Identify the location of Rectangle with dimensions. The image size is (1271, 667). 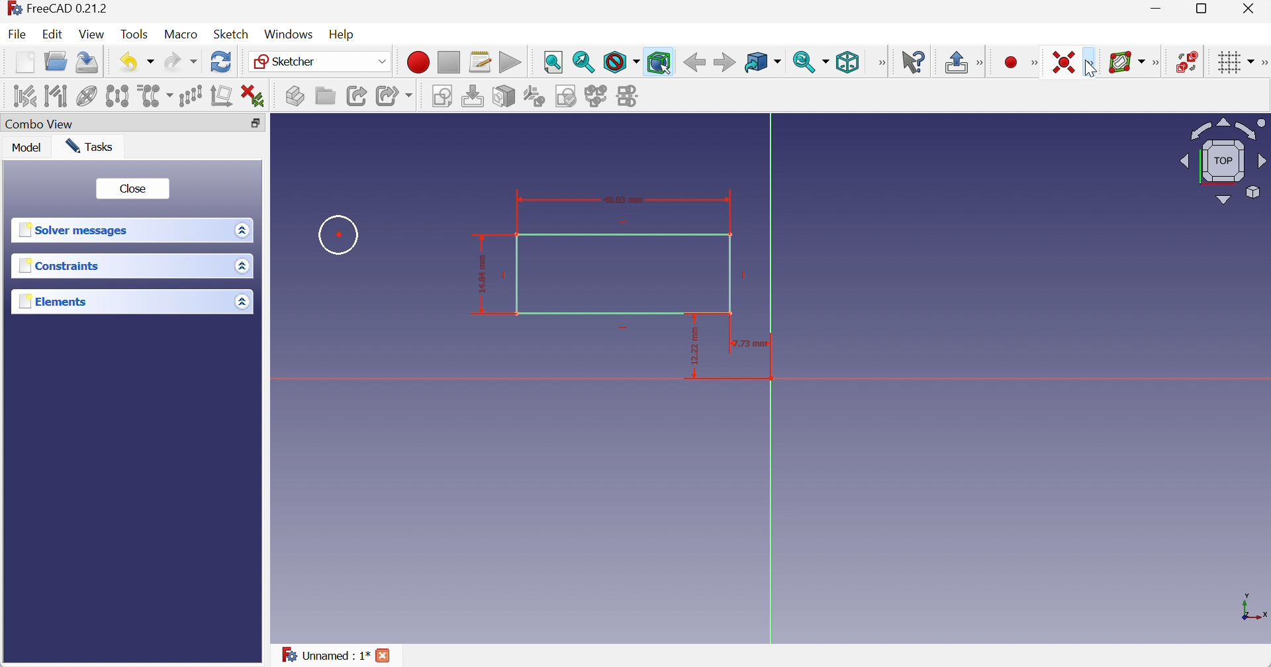
(616, 283).